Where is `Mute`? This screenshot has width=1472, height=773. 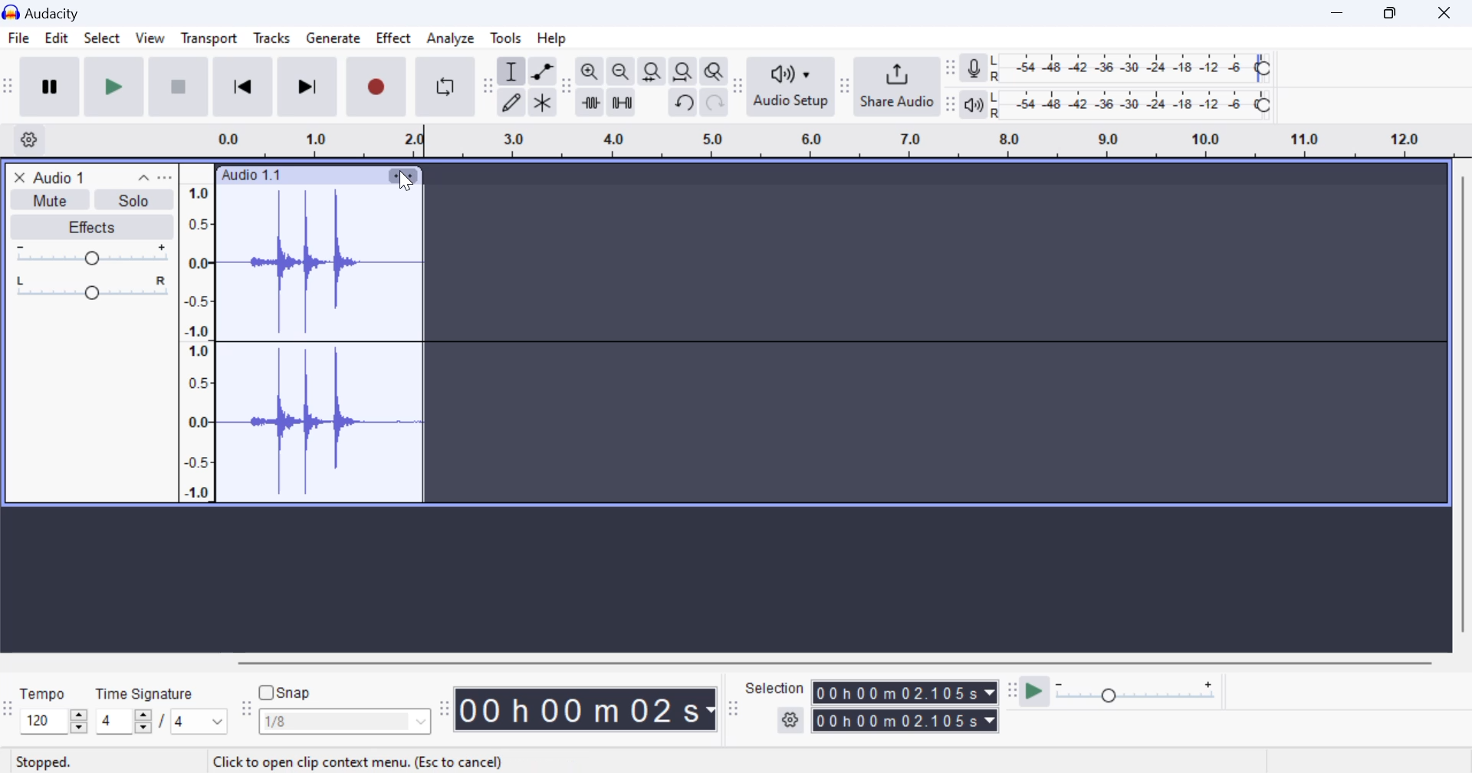 Mute is located at coordinates (52, 199).